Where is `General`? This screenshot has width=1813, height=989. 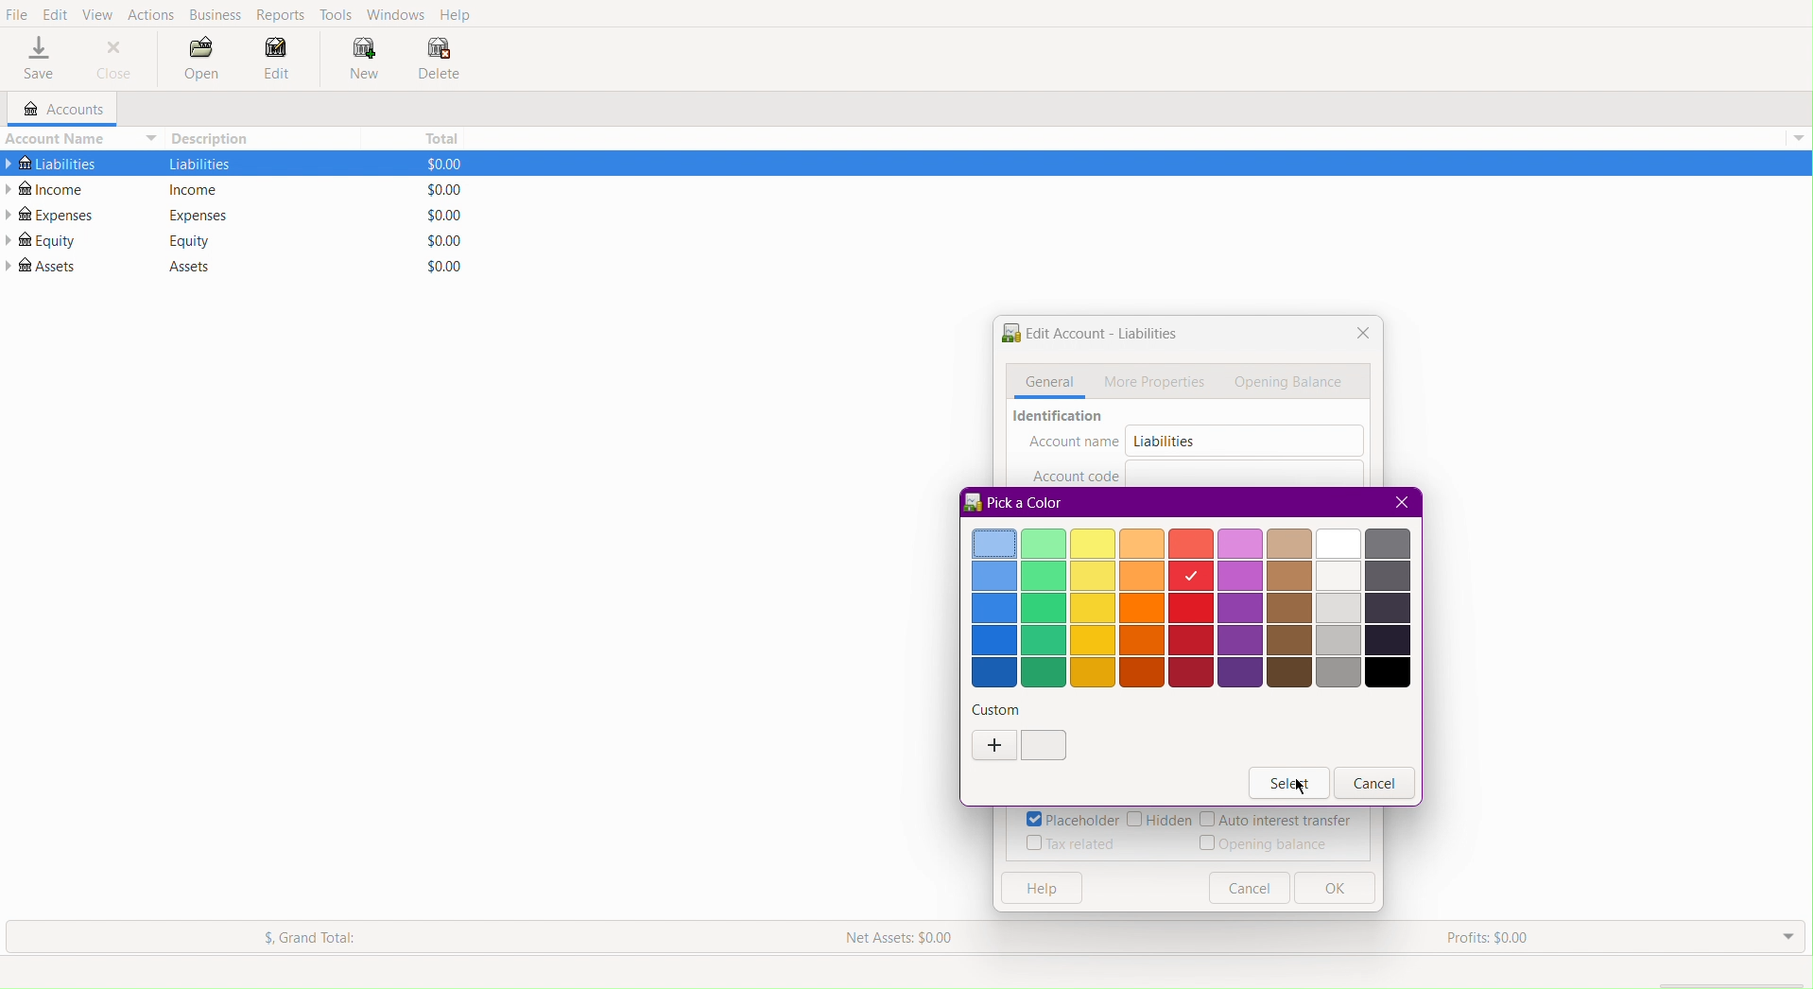 General is located at coordinates (1045, 382).